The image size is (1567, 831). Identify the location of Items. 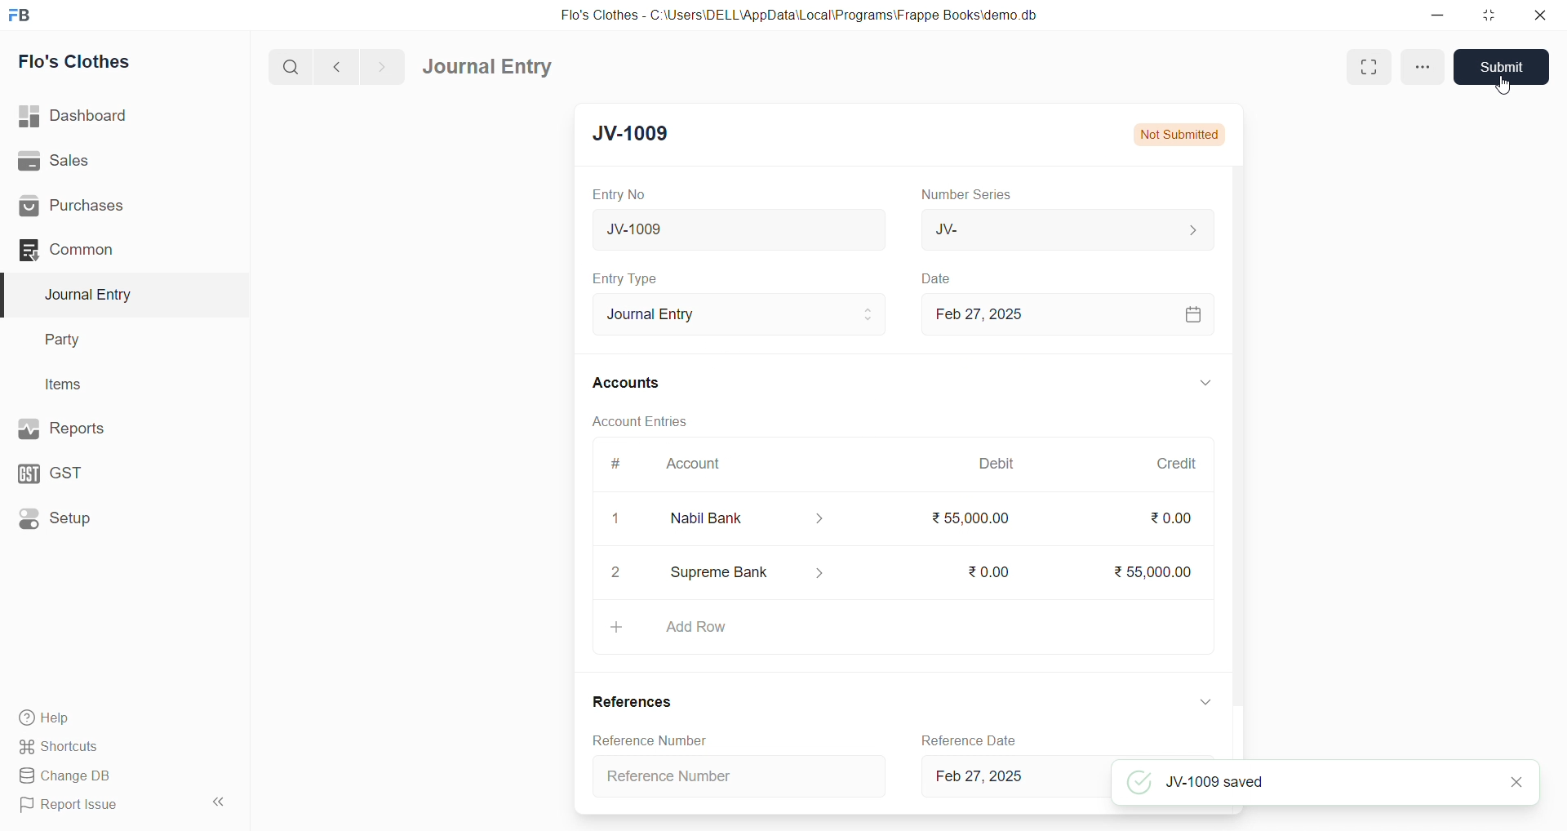
(69, 384).